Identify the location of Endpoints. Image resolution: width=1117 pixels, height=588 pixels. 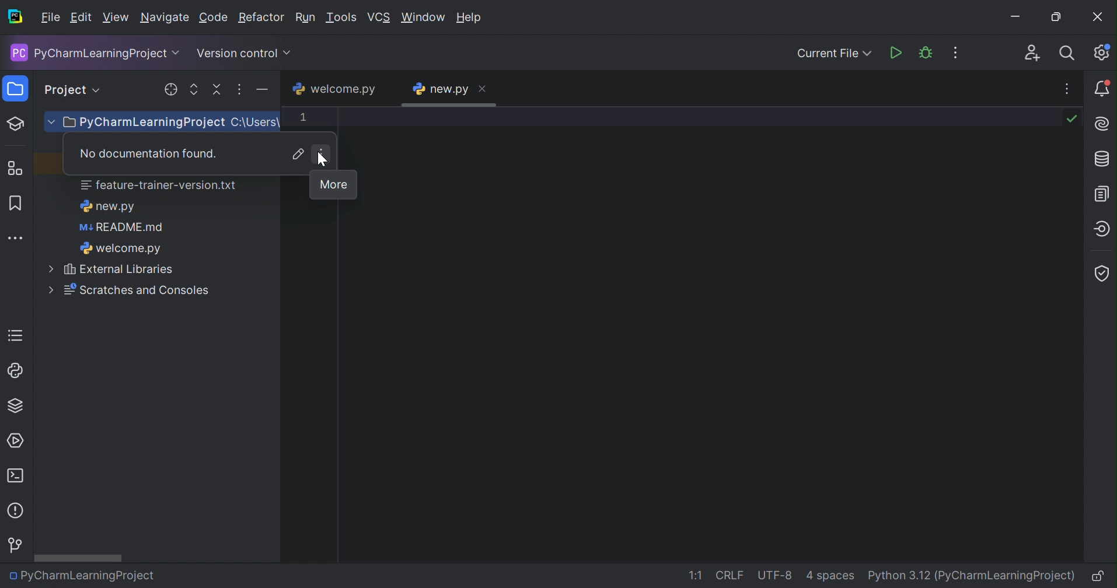
(1102, 229).